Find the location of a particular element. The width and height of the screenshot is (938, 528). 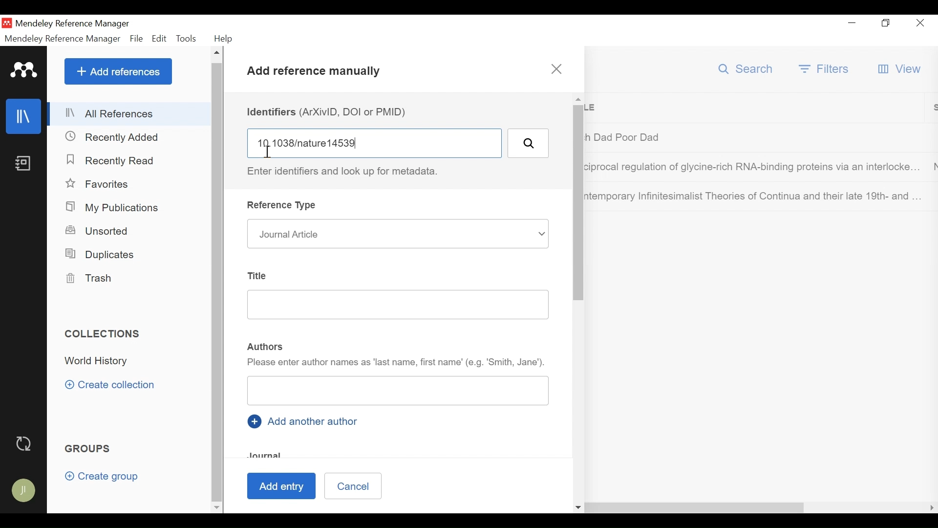

Library is located at coordinates (24, 116).